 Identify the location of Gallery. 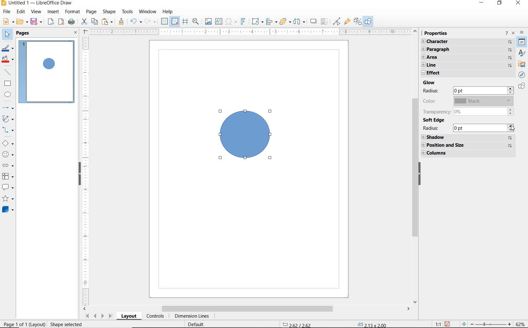
(522, 64).